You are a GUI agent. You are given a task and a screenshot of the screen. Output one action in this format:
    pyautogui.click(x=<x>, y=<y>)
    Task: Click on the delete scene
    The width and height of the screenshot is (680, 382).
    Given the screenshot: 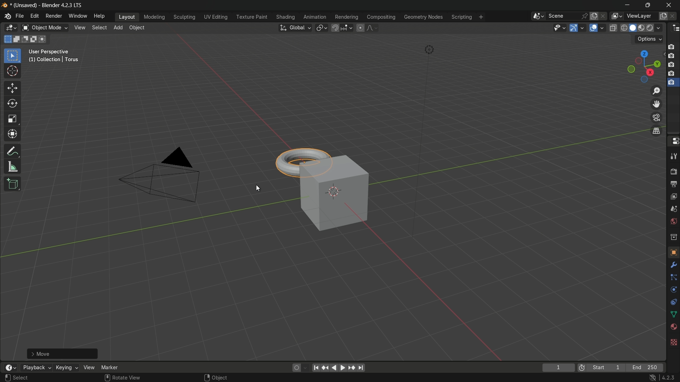 What is the action you would take?
    pyautogui.click(x=604, y=16)
    